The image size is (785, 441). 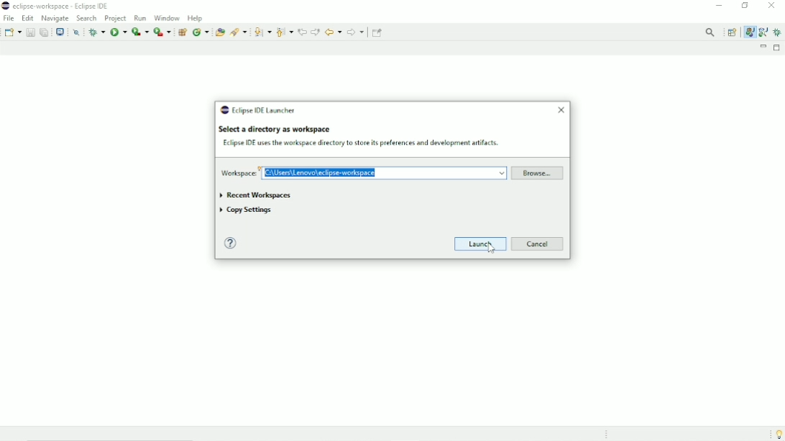 I want to click on Back, so click(x=333, y=31).